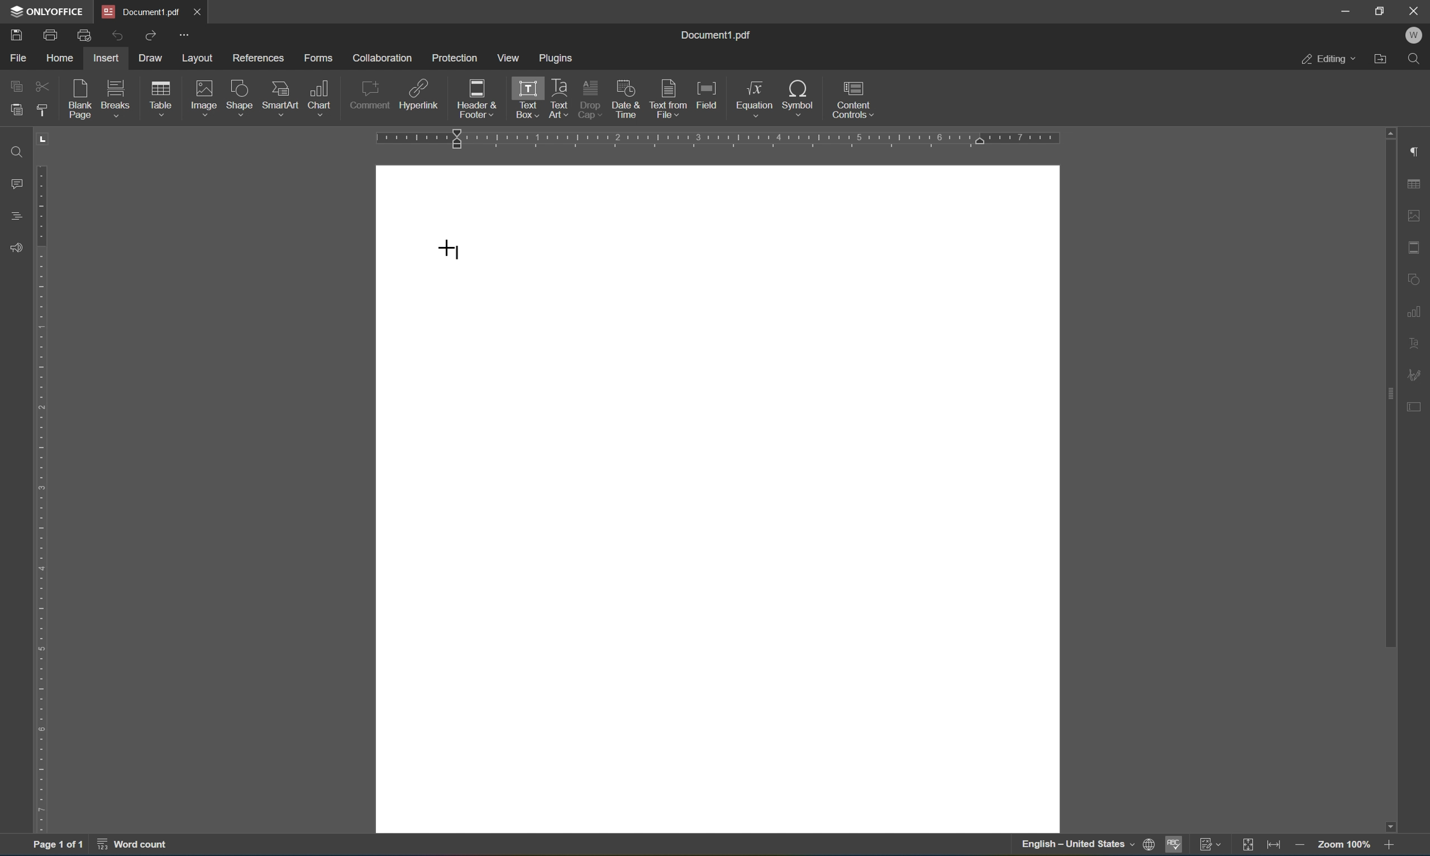 Image resolution: width=1430 pixels, height=856 pixels. What do you see at coordinates (105, 58) in the screenshot?
I see `insert` at bounding box center [105, 58].